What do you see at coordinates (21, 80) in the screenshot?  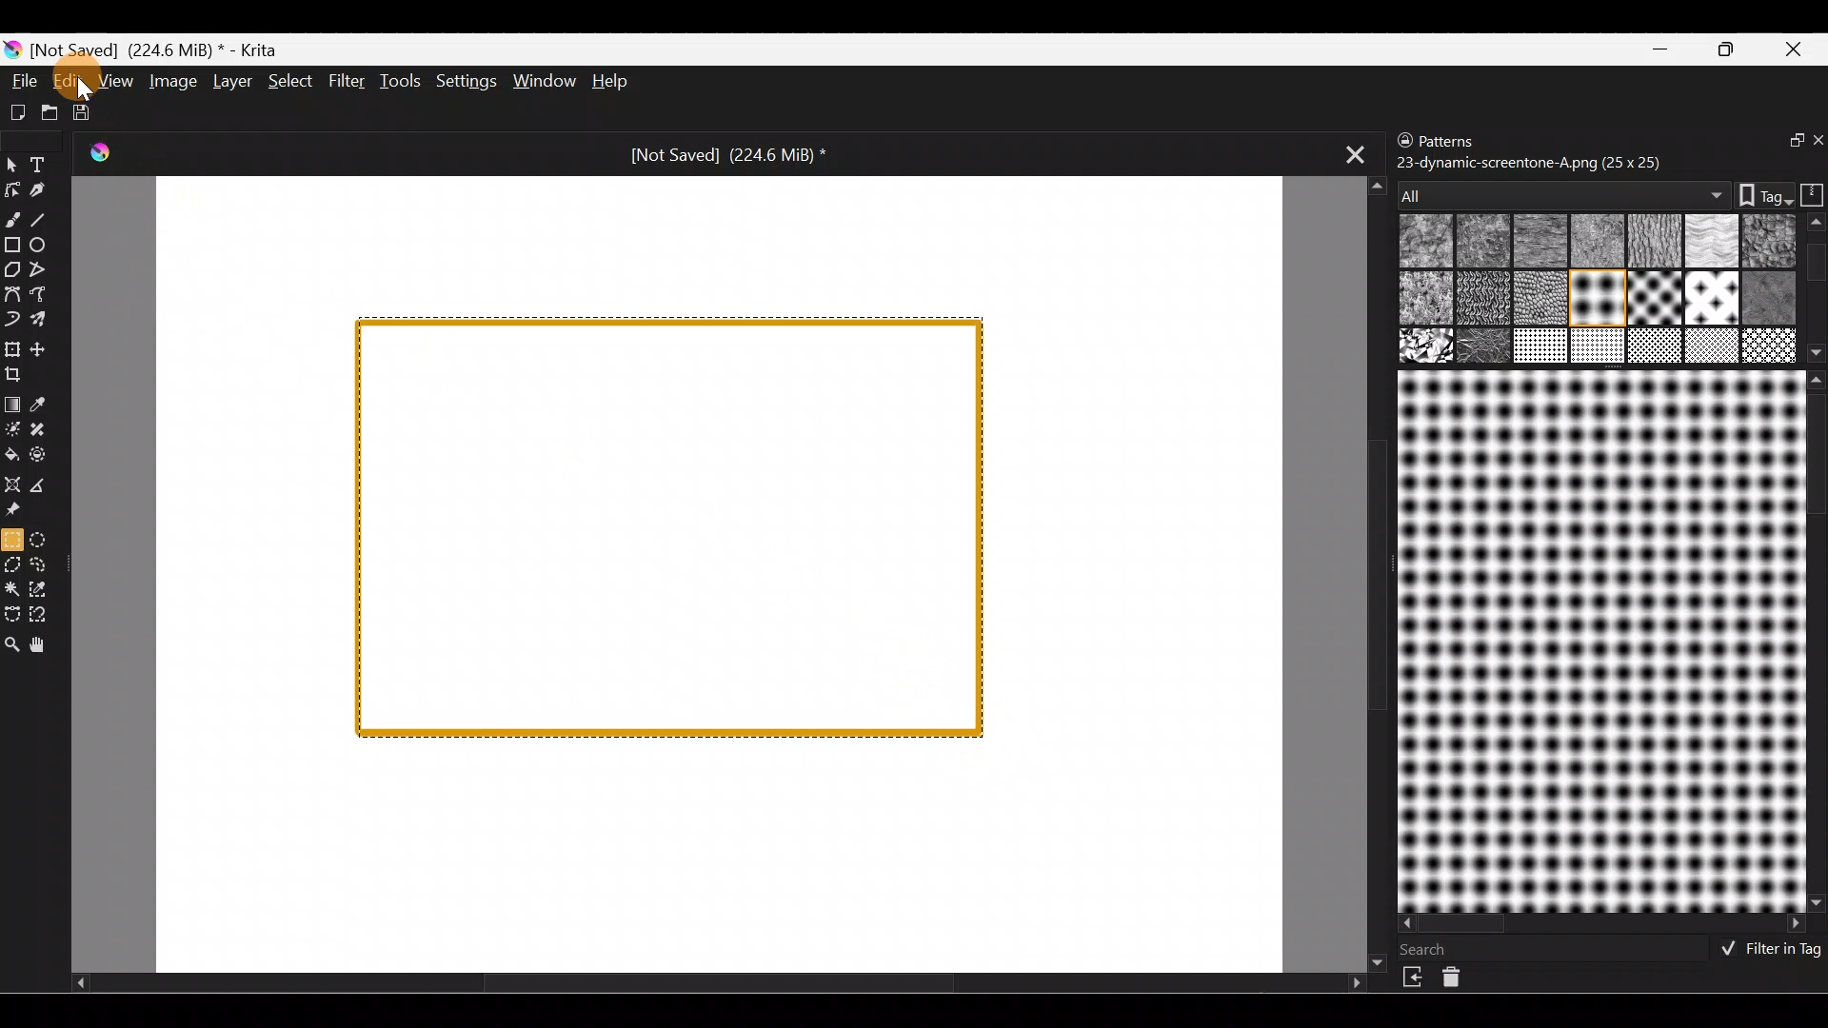 I see `File` at bounding box center [21, 80].